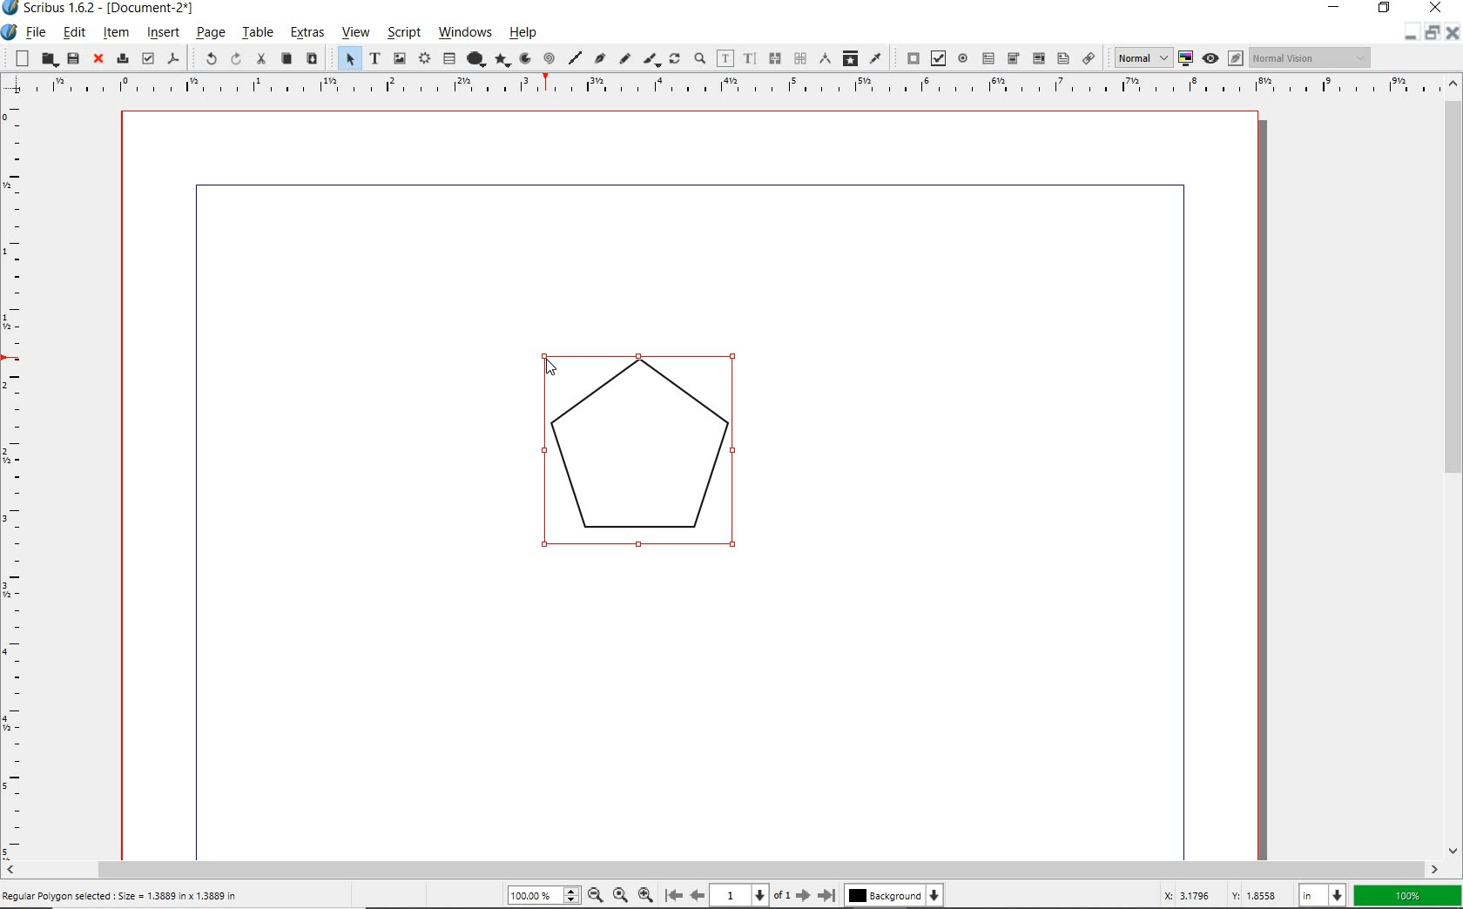 The image size is (1463, 909). I want to click on page, so click(210, 33).